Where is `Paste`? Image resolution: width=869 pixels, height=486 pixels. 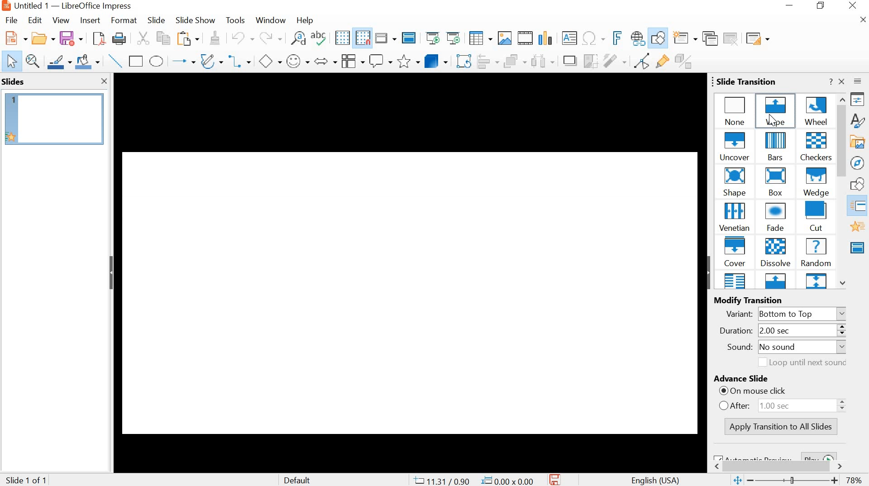 Paste is located at coordinates (188, 39).